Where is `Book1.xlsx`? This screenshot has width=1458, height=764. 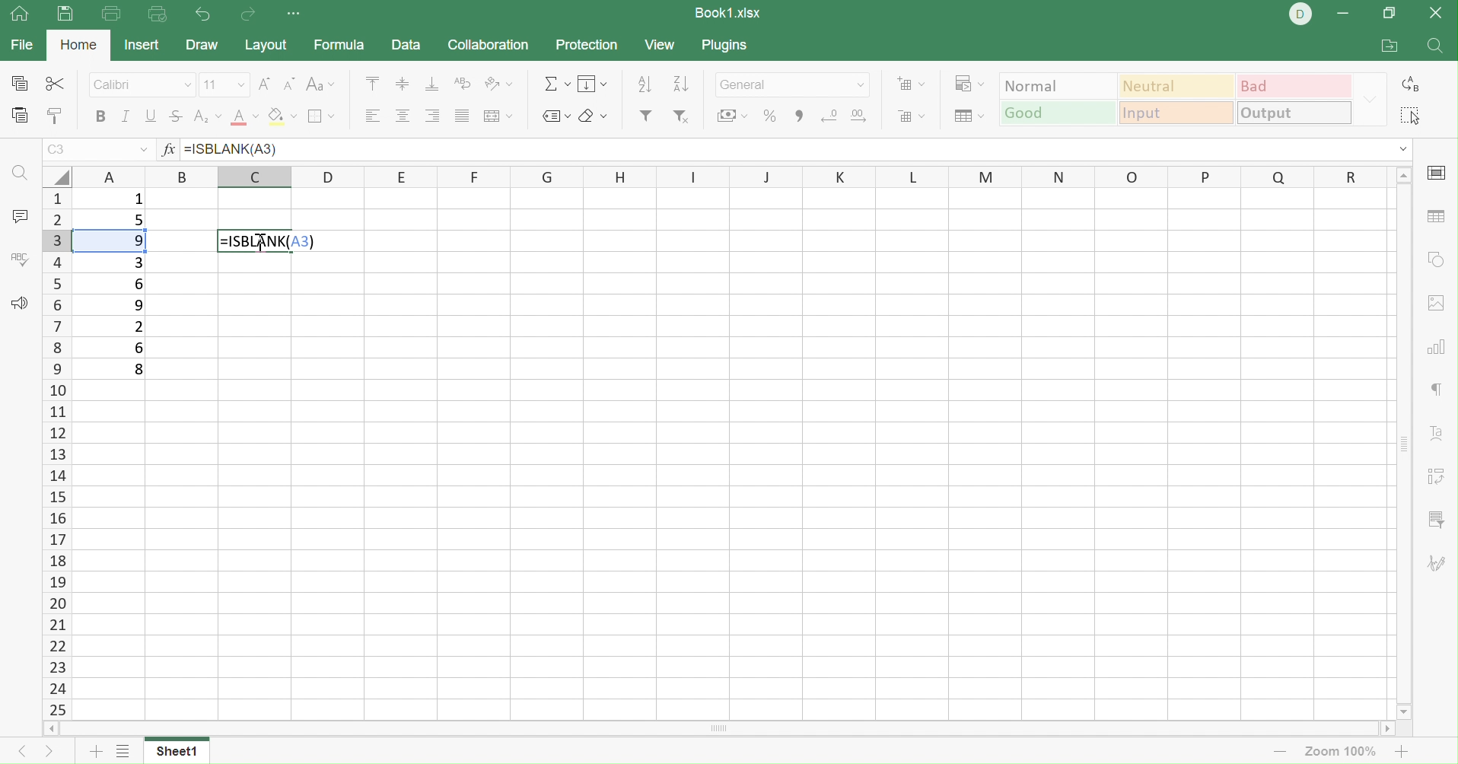
Book1.xlsx is located at coordinates (727, 12).